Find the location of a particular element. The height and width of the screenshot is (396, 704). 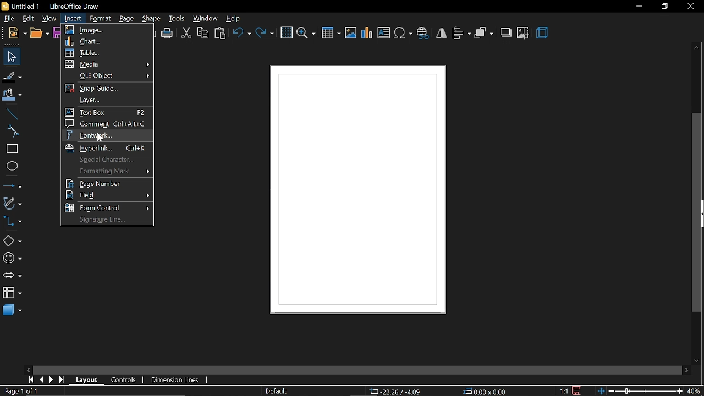

field is located at coordinates (109, 195).